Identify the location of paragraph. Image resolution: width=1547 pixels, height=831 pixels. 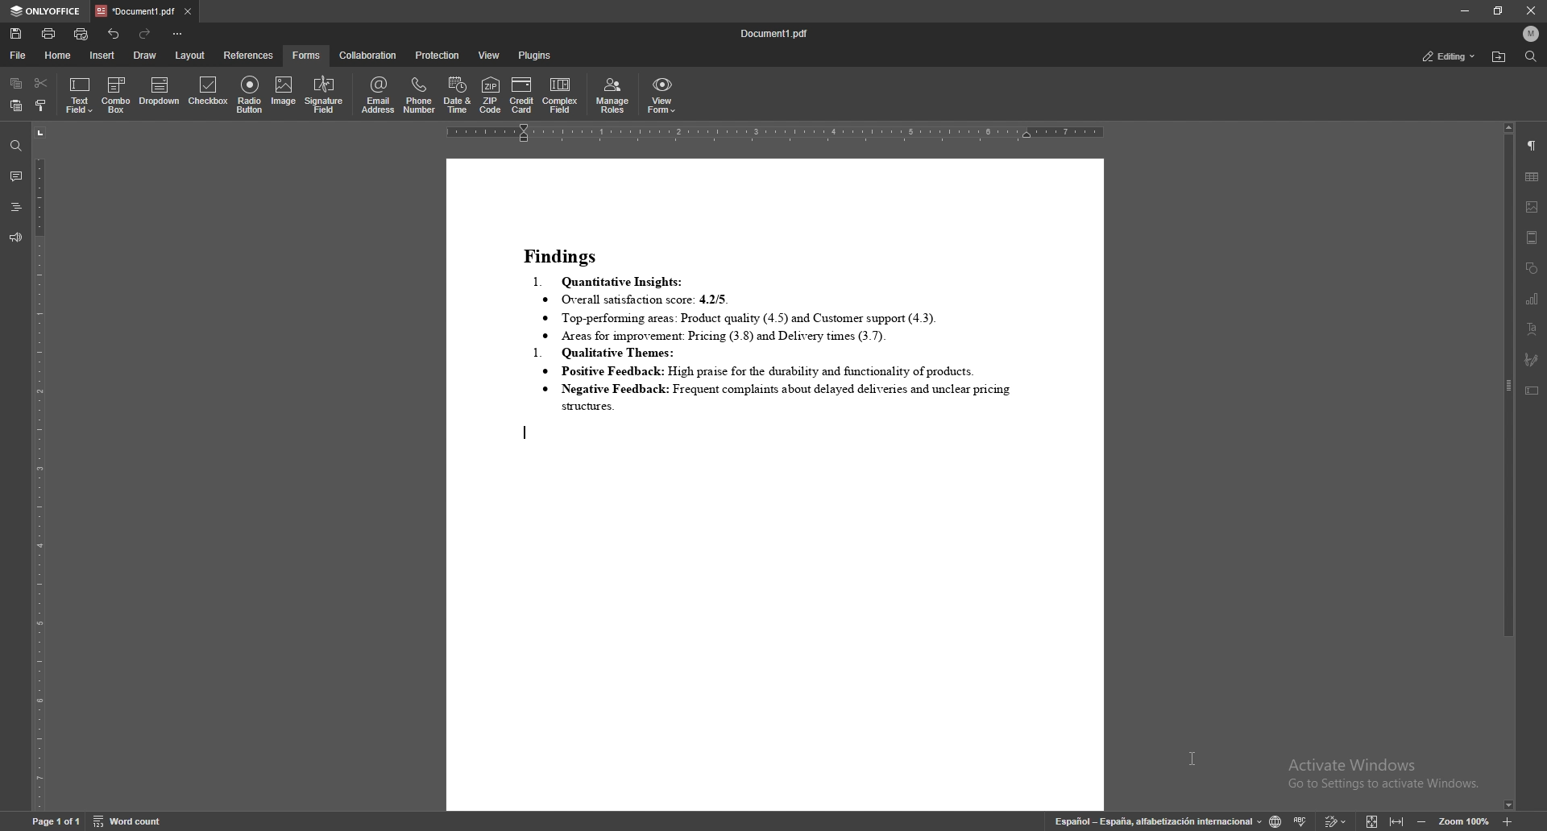
(1531, 145).